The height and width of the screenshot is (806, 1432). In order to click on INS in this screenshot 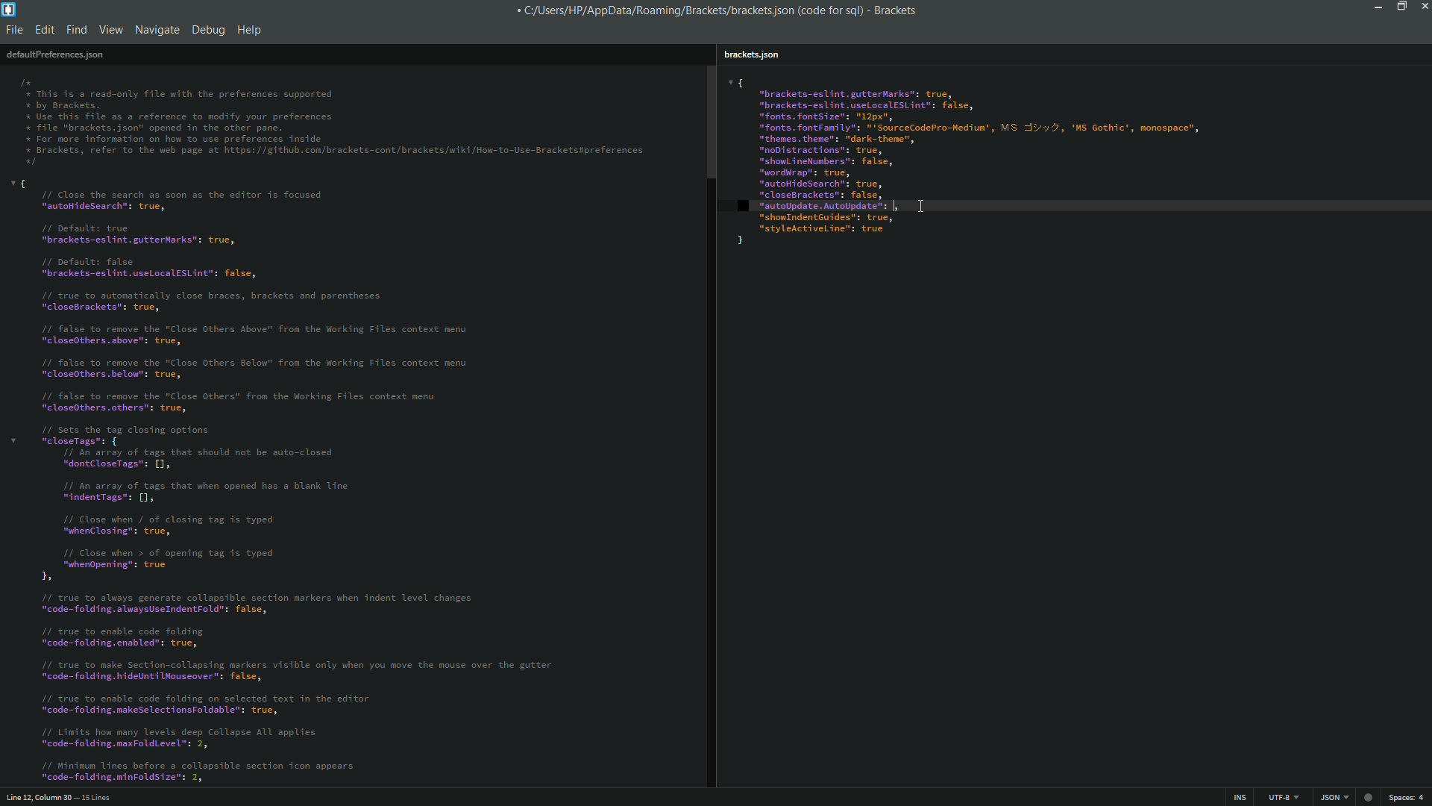, I will do `click(1241, 797)`.